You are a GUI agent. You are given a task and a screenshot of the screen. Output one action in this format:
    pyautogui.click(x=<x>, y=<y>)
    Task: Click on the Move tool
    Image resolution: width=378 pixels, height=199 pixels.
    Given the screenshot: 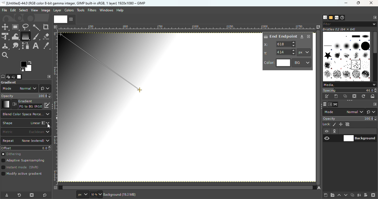 What is the action you would take?
    pyautogui.click(x=5, y=27)
    